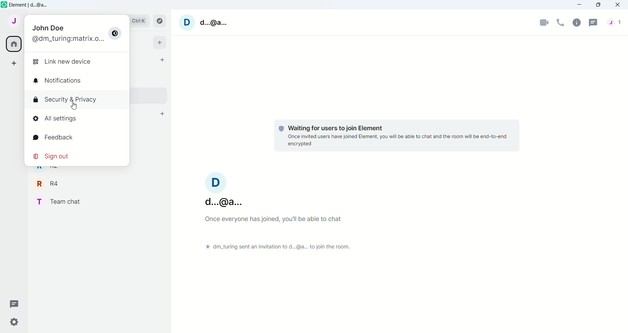 Image resolution: width=628 pixels, height=333 pixels. What do you see at coordinates (618, 5) in the screenshot?
I see `close` at bounding box center [618, 5].